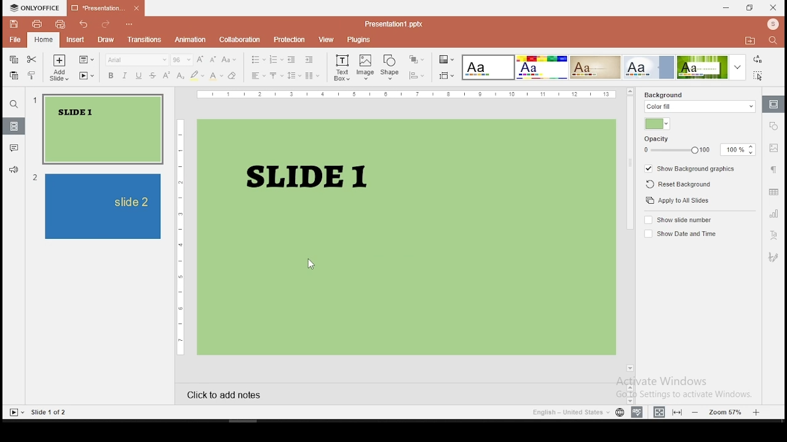 This screenshot has height=442, width=787. Describe the element at coordinates (233, 76) in the screenshot. I see `clear formatting` at that location.